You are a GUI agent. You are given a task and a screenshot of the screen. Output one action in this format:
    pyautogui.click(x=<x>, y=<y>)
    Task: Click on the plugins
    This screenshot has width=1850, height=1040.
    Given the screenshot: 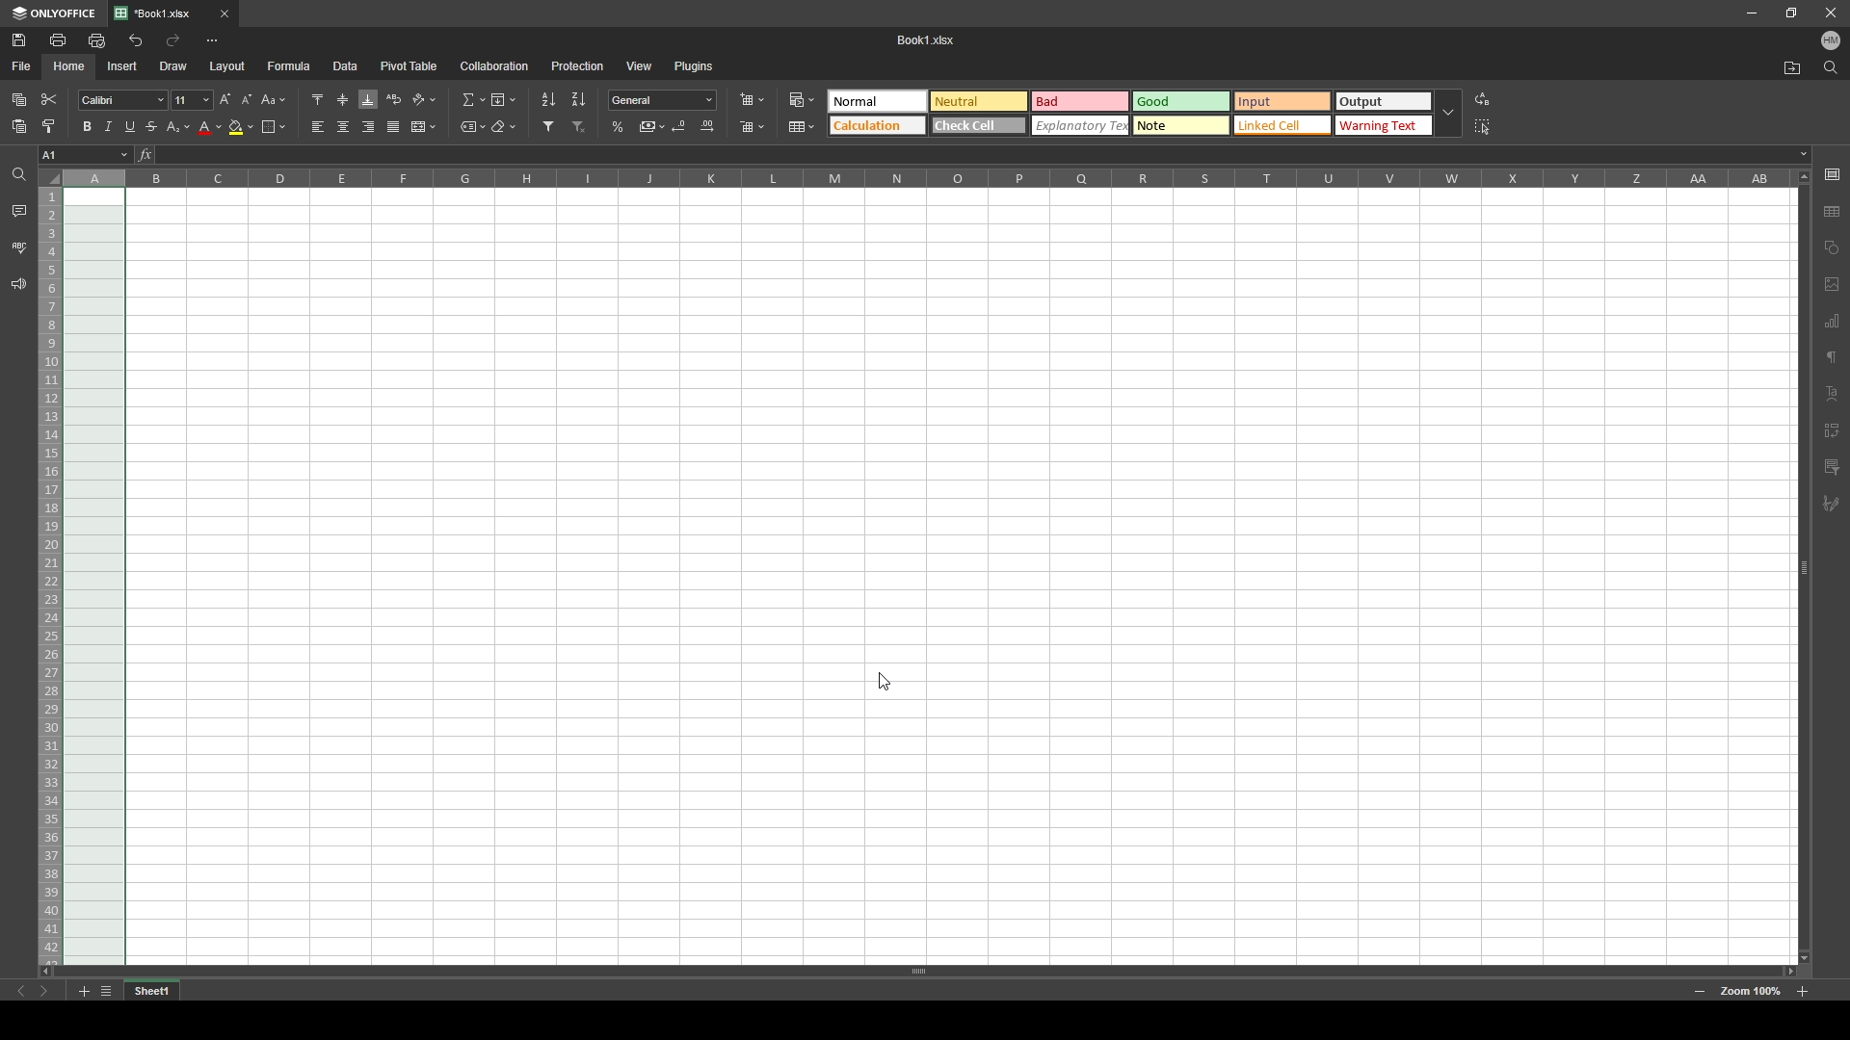 What is the action you would take?
    pyautogui.click(x=696, y=65)
    